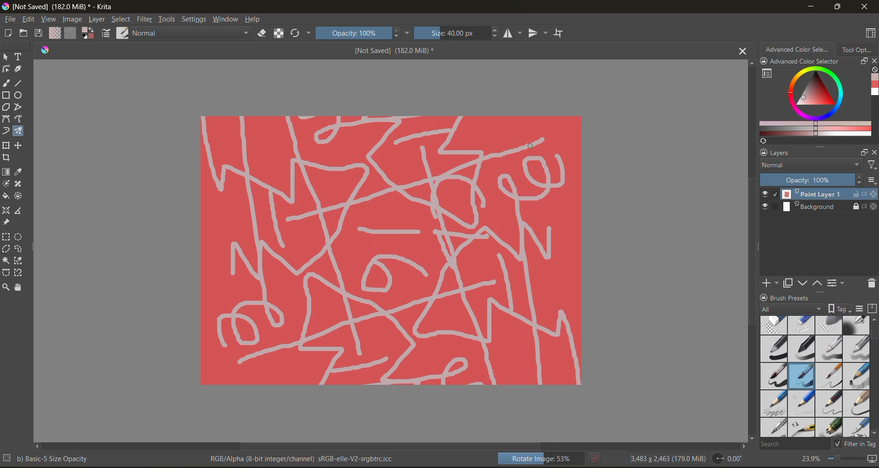 The width and height of the screenshot is (879, 468). Describe the element at coordinates (753, 258) in the screenshot. I see `vertical scroll bar` at that location.